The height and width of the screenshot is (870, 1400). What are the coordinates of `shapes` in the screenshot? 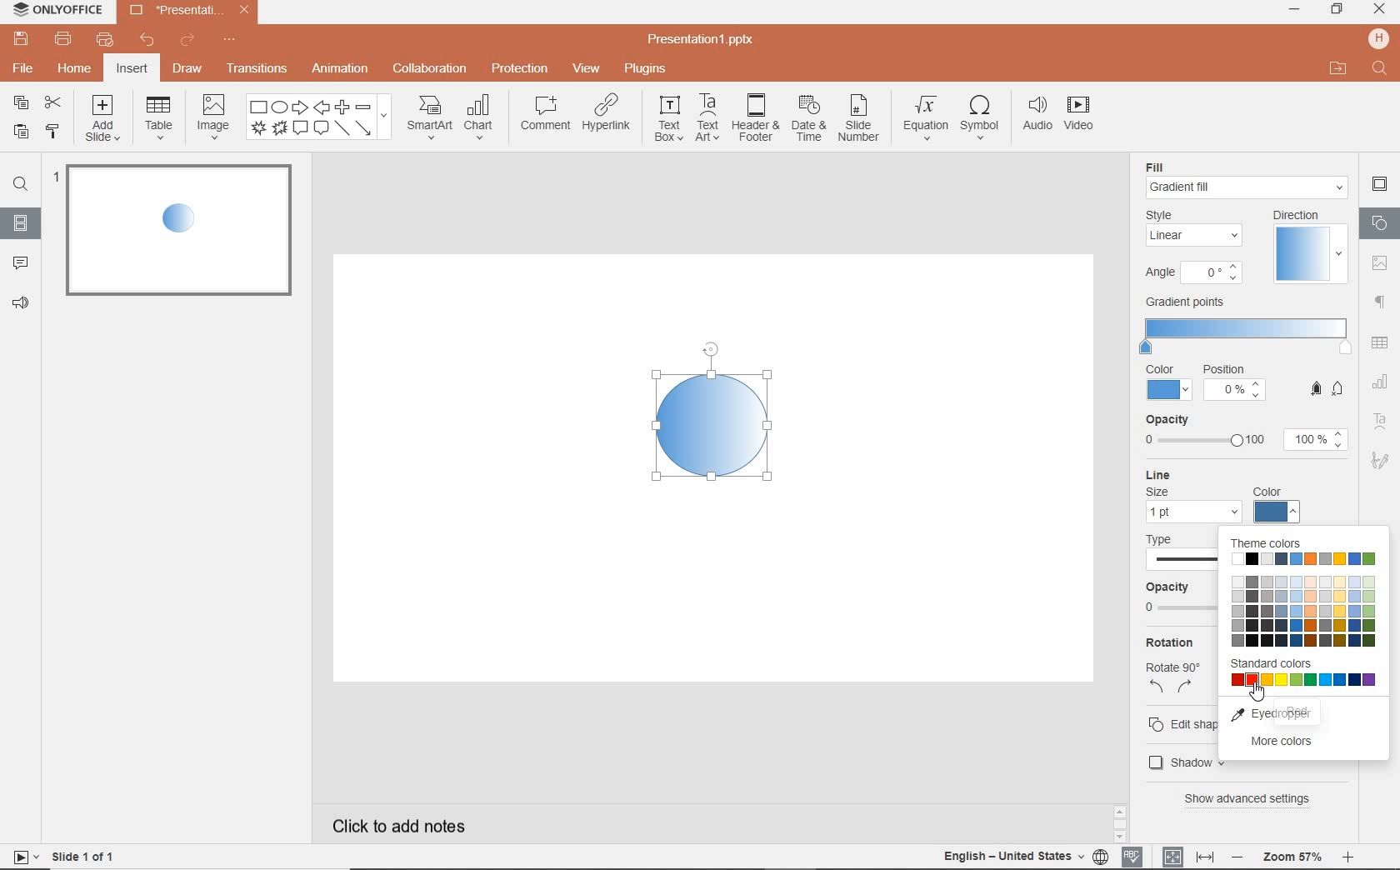 It's located at (319, 117).